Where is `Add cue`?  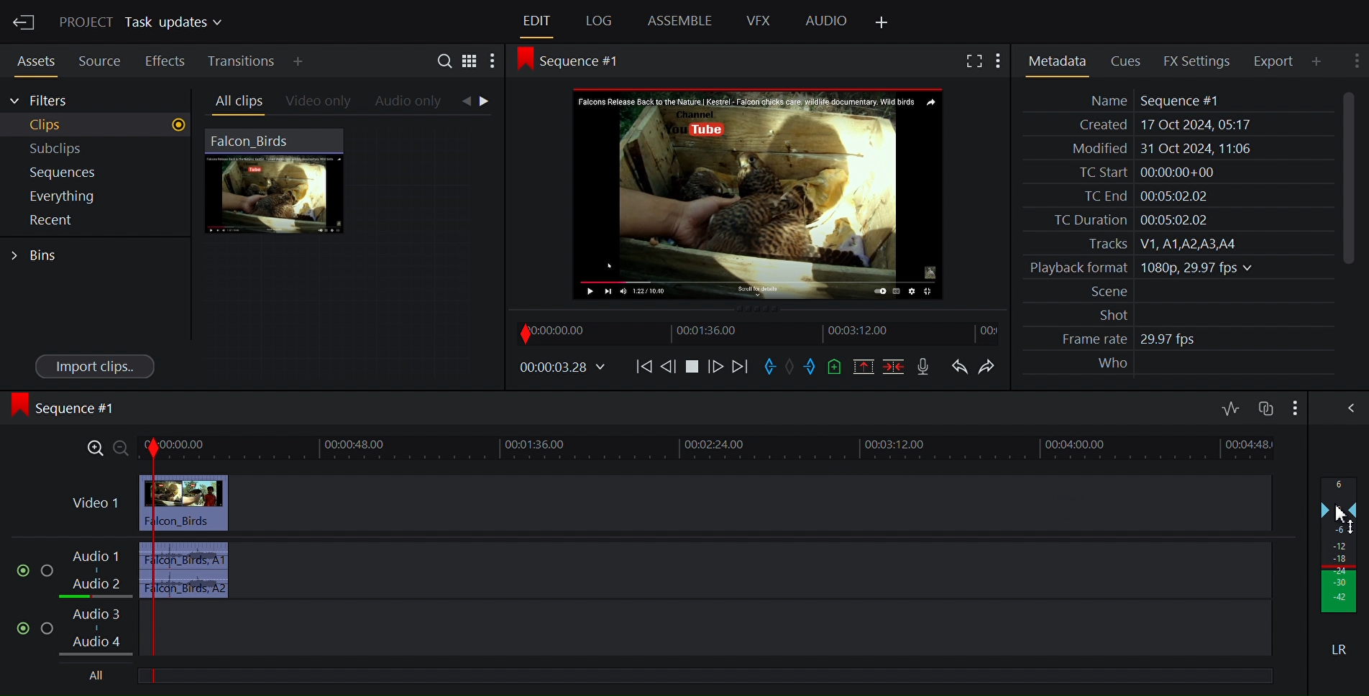
Add cue is located at coordinates (835, 367).